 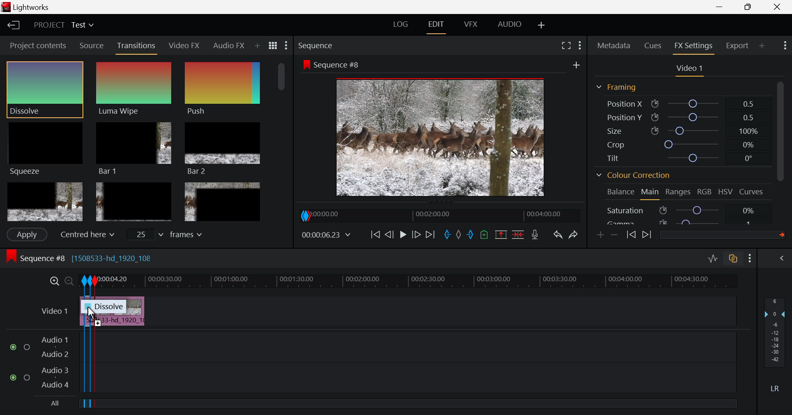 I want to click on Show Settings, so click(x=752, y=258).